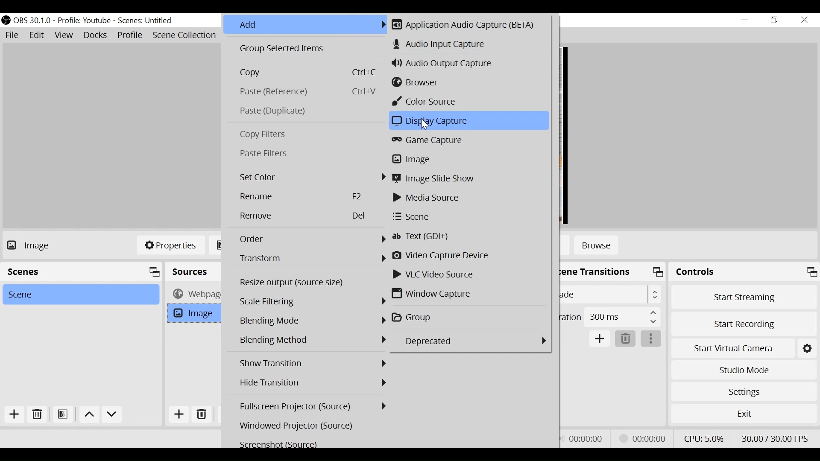  I want to click on Profile, so click(84, 21).